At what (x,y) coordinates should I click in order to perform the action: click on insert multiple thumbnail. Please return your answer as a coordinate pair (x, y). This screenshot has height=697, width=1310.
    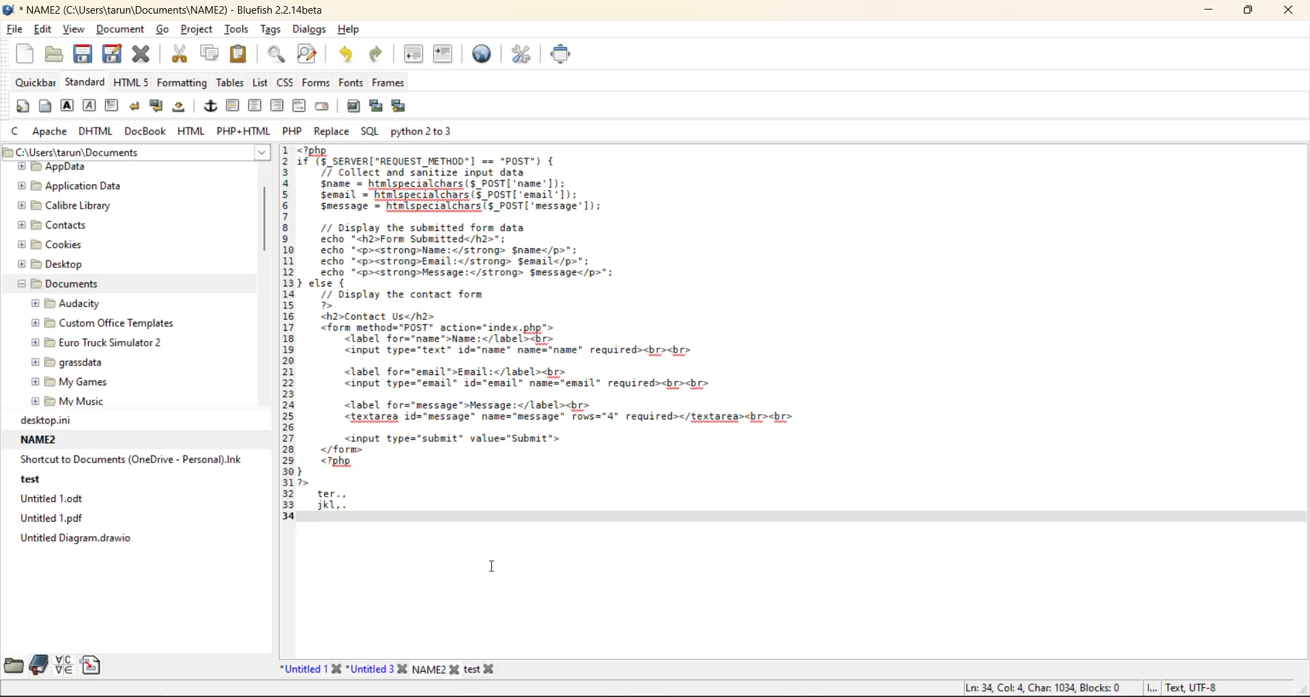
    Looking at the image, I should click on (401, 107).